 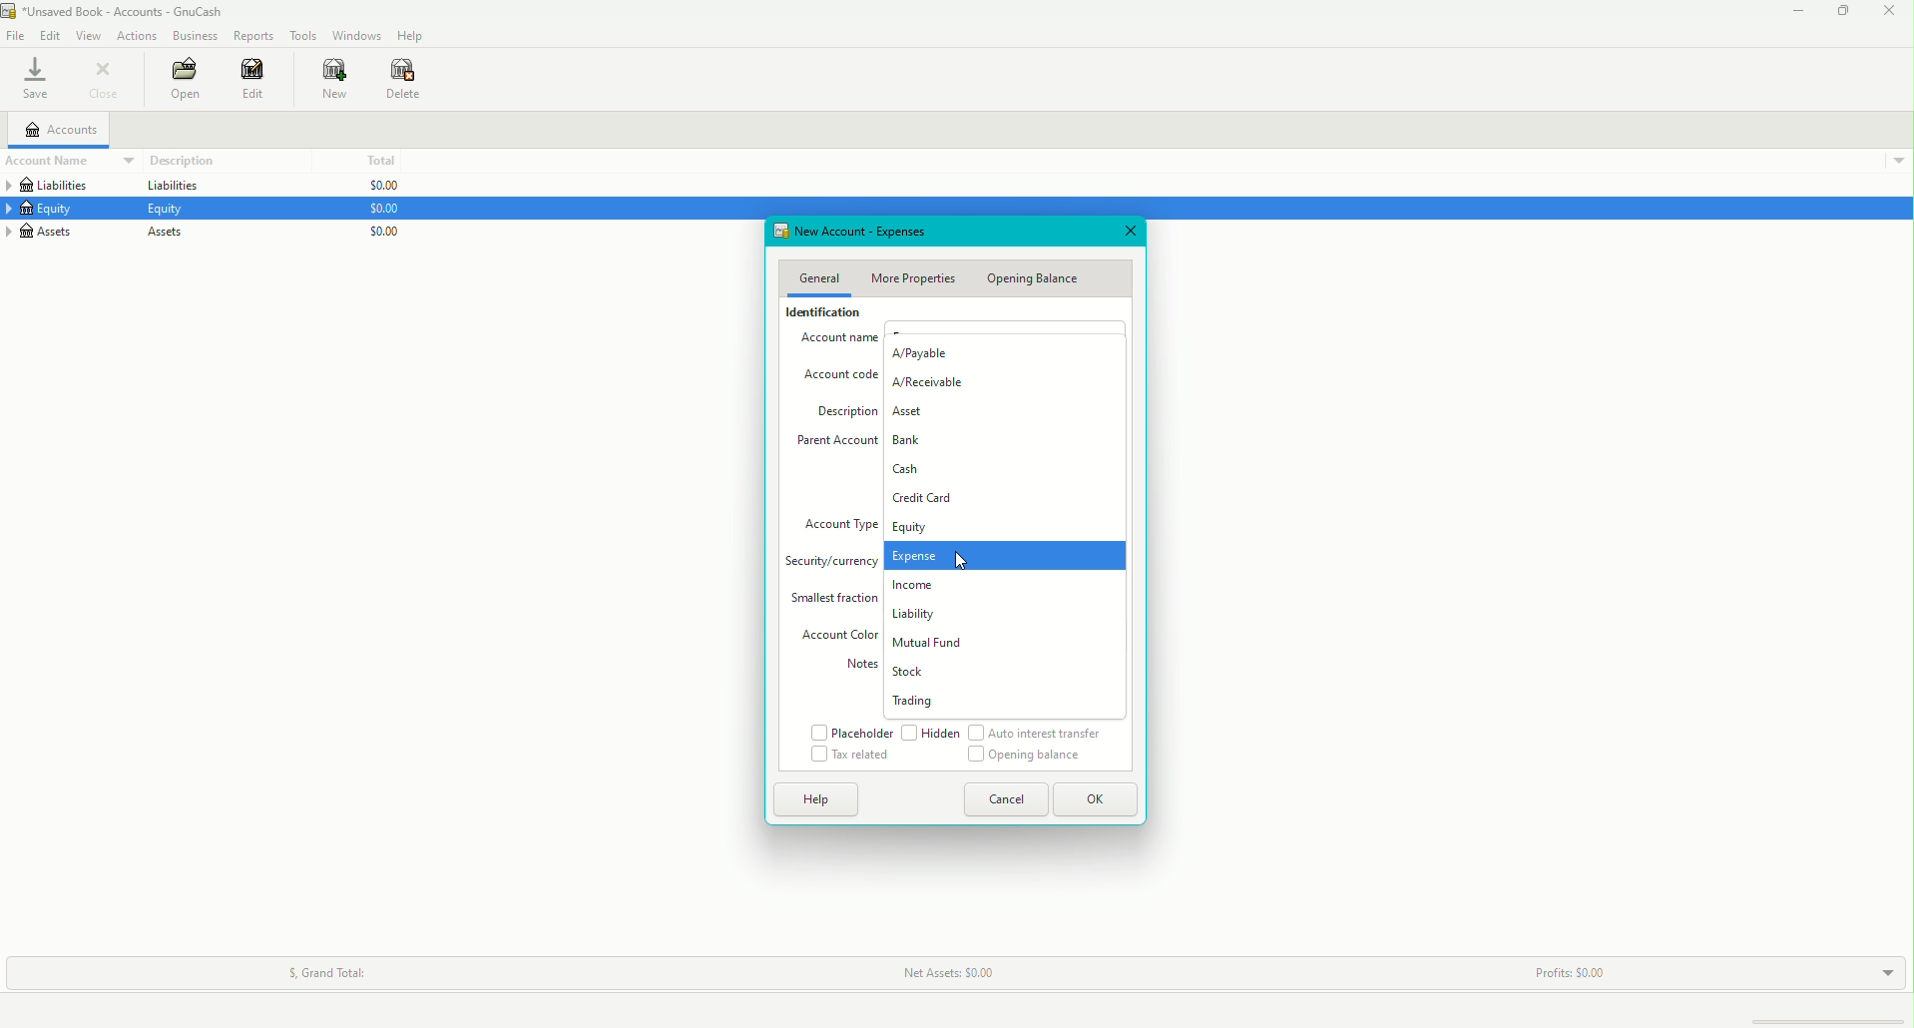 What do you see at coordinates (941, 354) in the screenshot?
I see `A/Payable` at bounding box center [941, 354].